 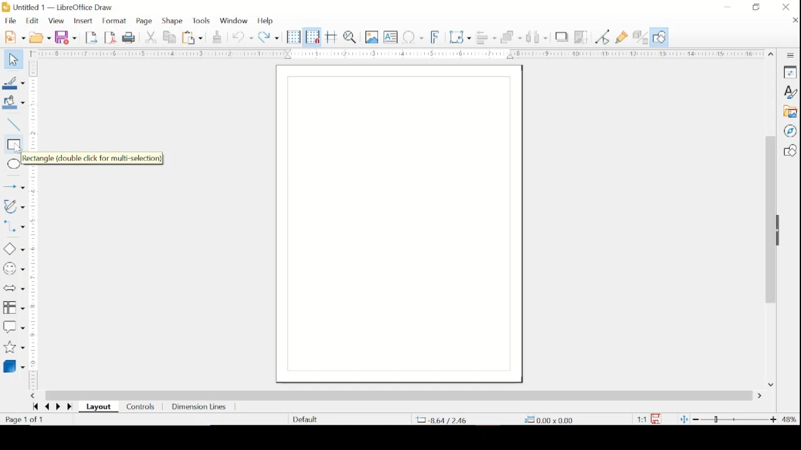 What do you see at coordinates (13, 289) in the screenshot?
I see `insert block arrow` at bounding box center [13, 289].